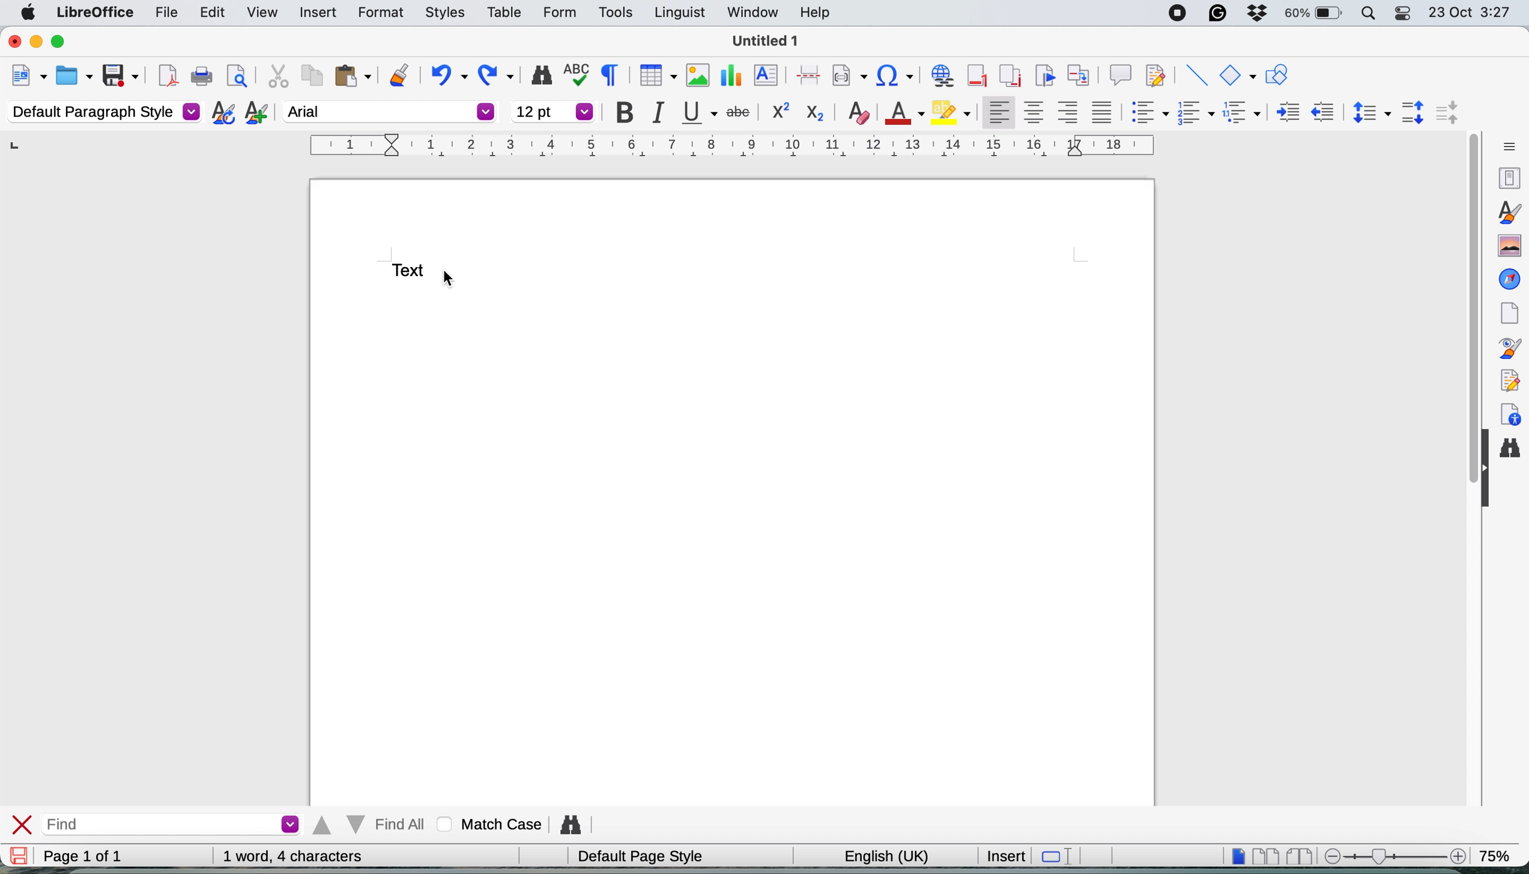 This screenshot has width=1529, height=874. What do you see at coordinates (1511, 411) in the screenshot?
I see `accessibility checks` at bounding box center [1511, 411].